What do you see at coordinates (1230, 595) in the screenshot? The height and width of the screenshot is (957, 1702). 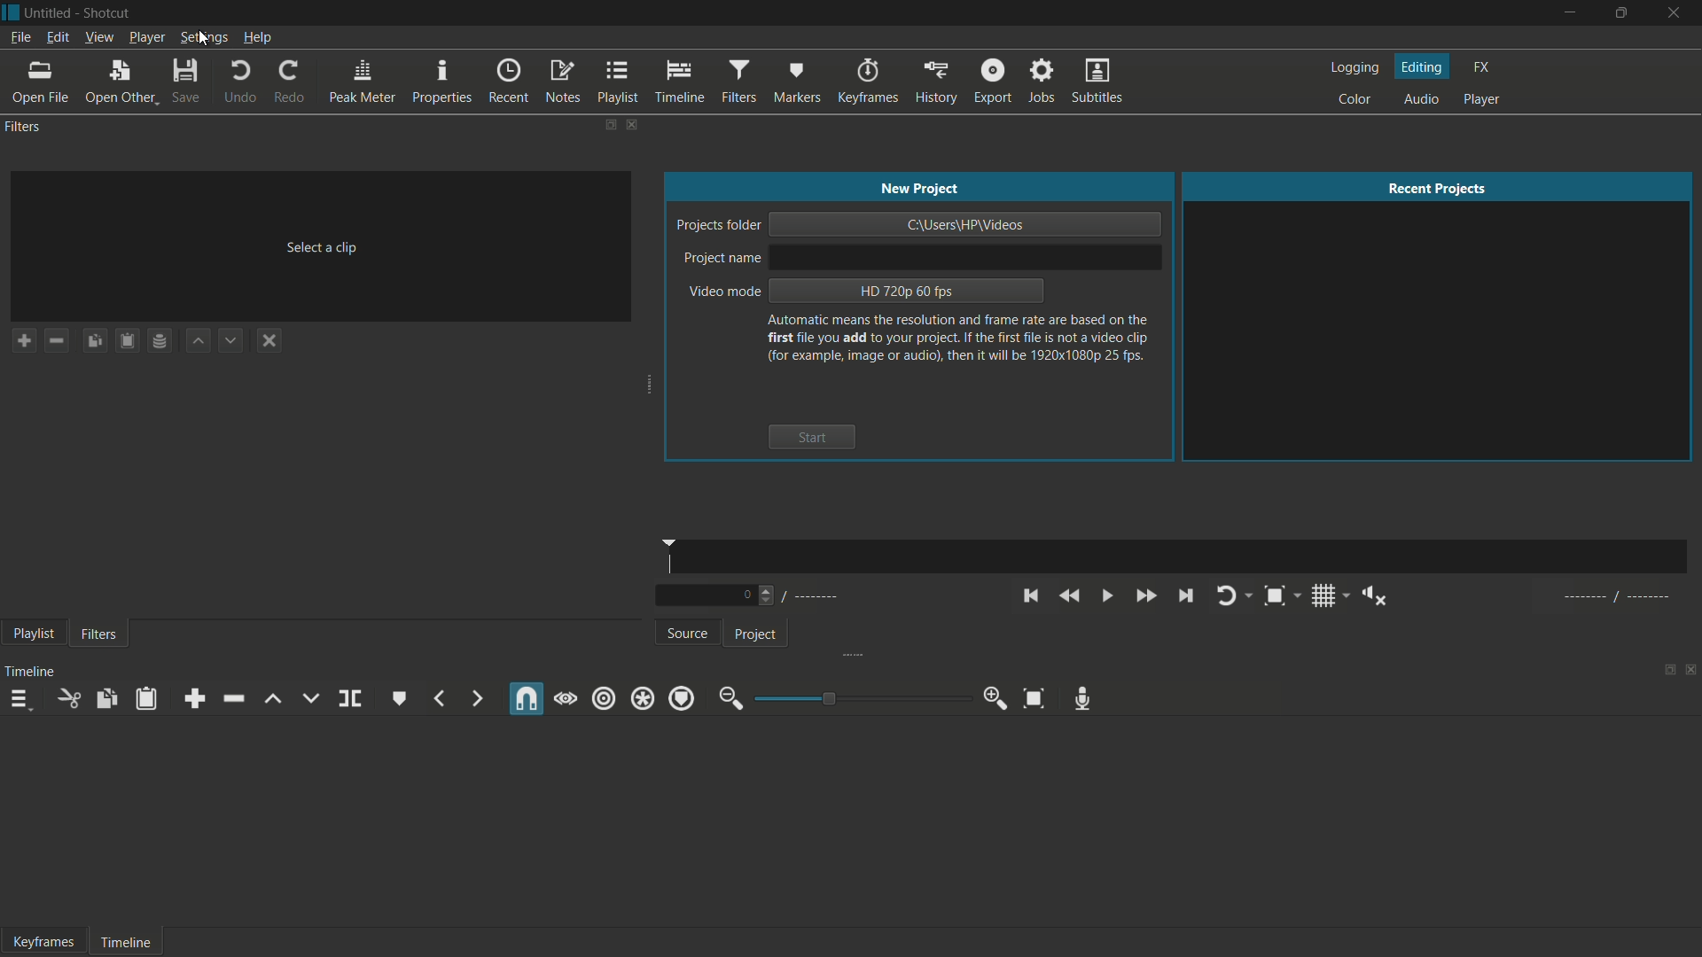 I see `toggle player looping` at bounding box center [1230, 595].